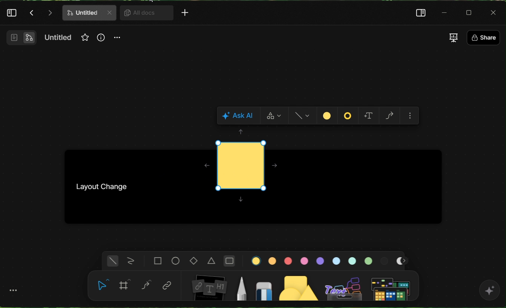 The height and width of the screenshot is (308, 506). I want to click on Switch, so click(19, 40).